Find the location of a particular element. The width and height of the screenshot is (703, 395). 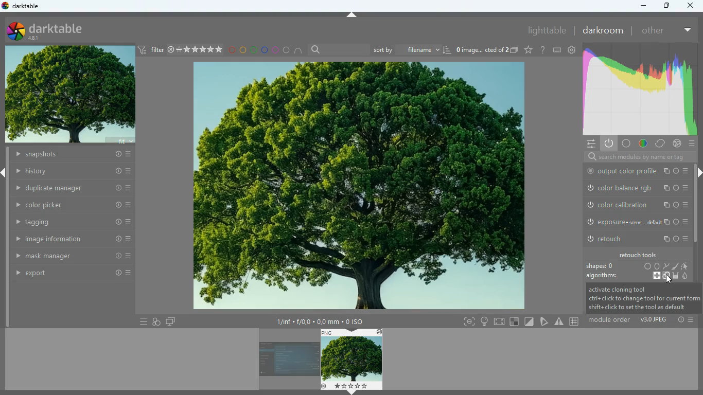

warning is located at coordinates (559, 321).